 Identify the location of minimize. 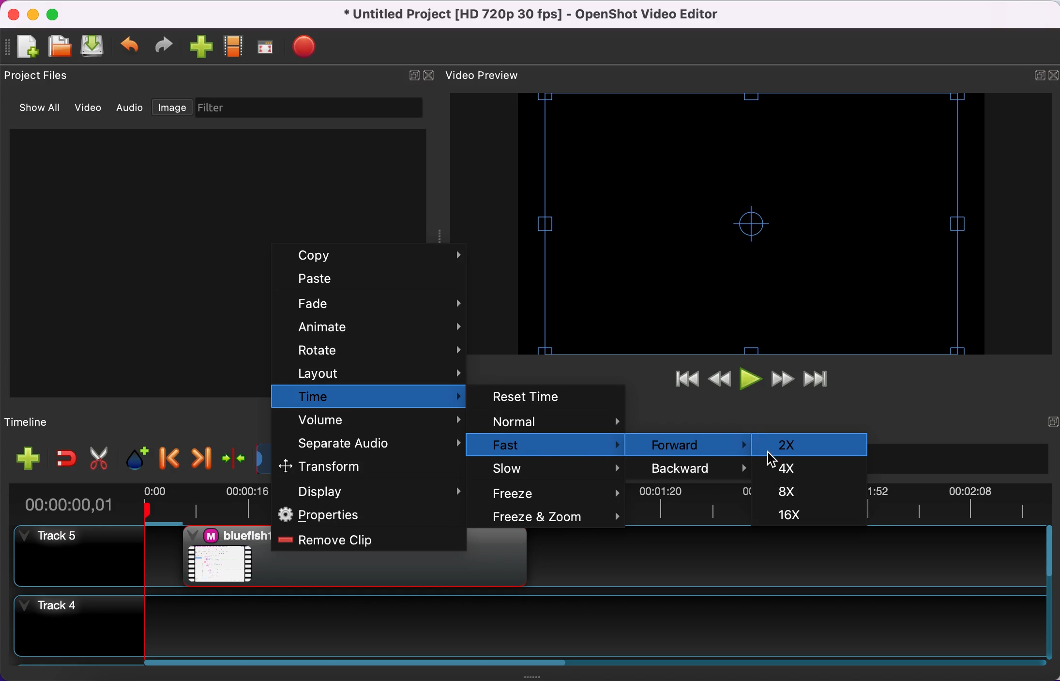
(34, 14).